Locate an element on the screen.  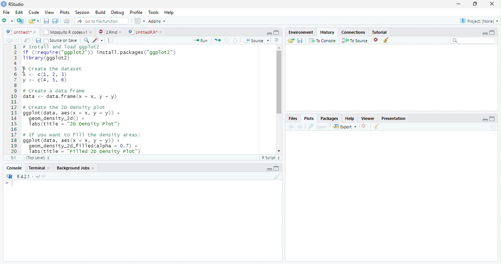
Search is located at coordinates (473, 40).